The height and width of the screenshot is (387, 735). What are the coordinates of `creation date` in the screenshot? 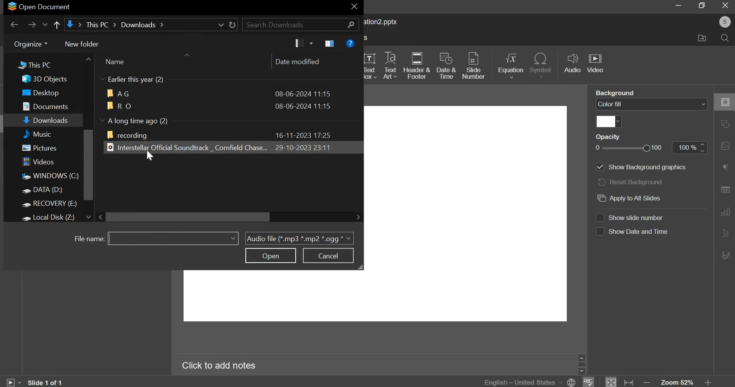 It's located at (302, 135).